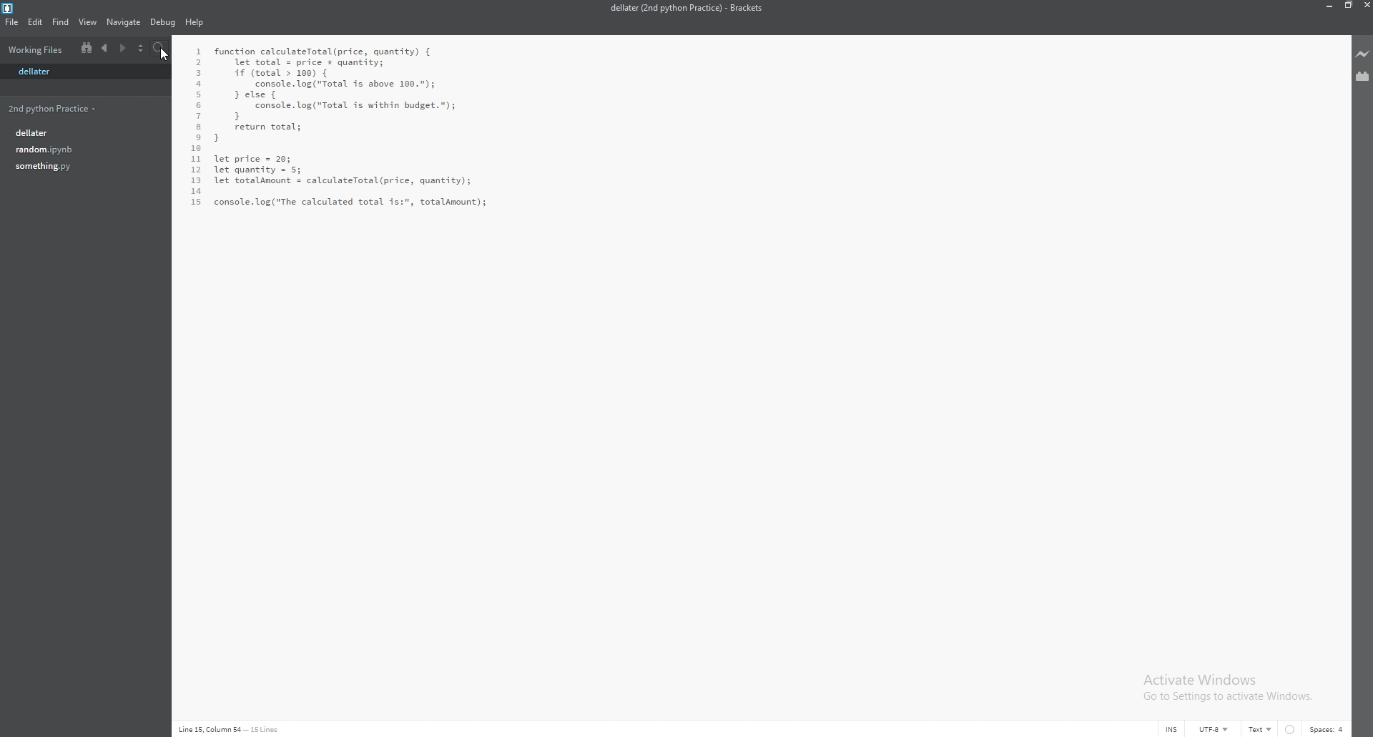  What do you see at coordinates (82, 132) in the screenshot?
I see `dellater` at bounding box center [82, 132].